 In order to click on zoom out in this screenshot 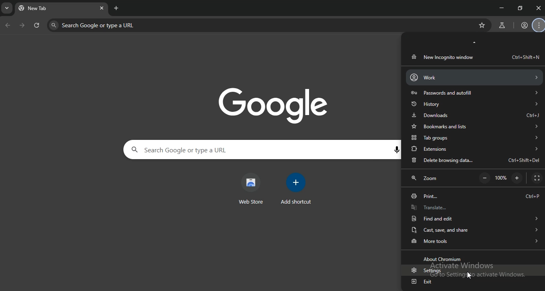, I will do `click(485, 178)`.